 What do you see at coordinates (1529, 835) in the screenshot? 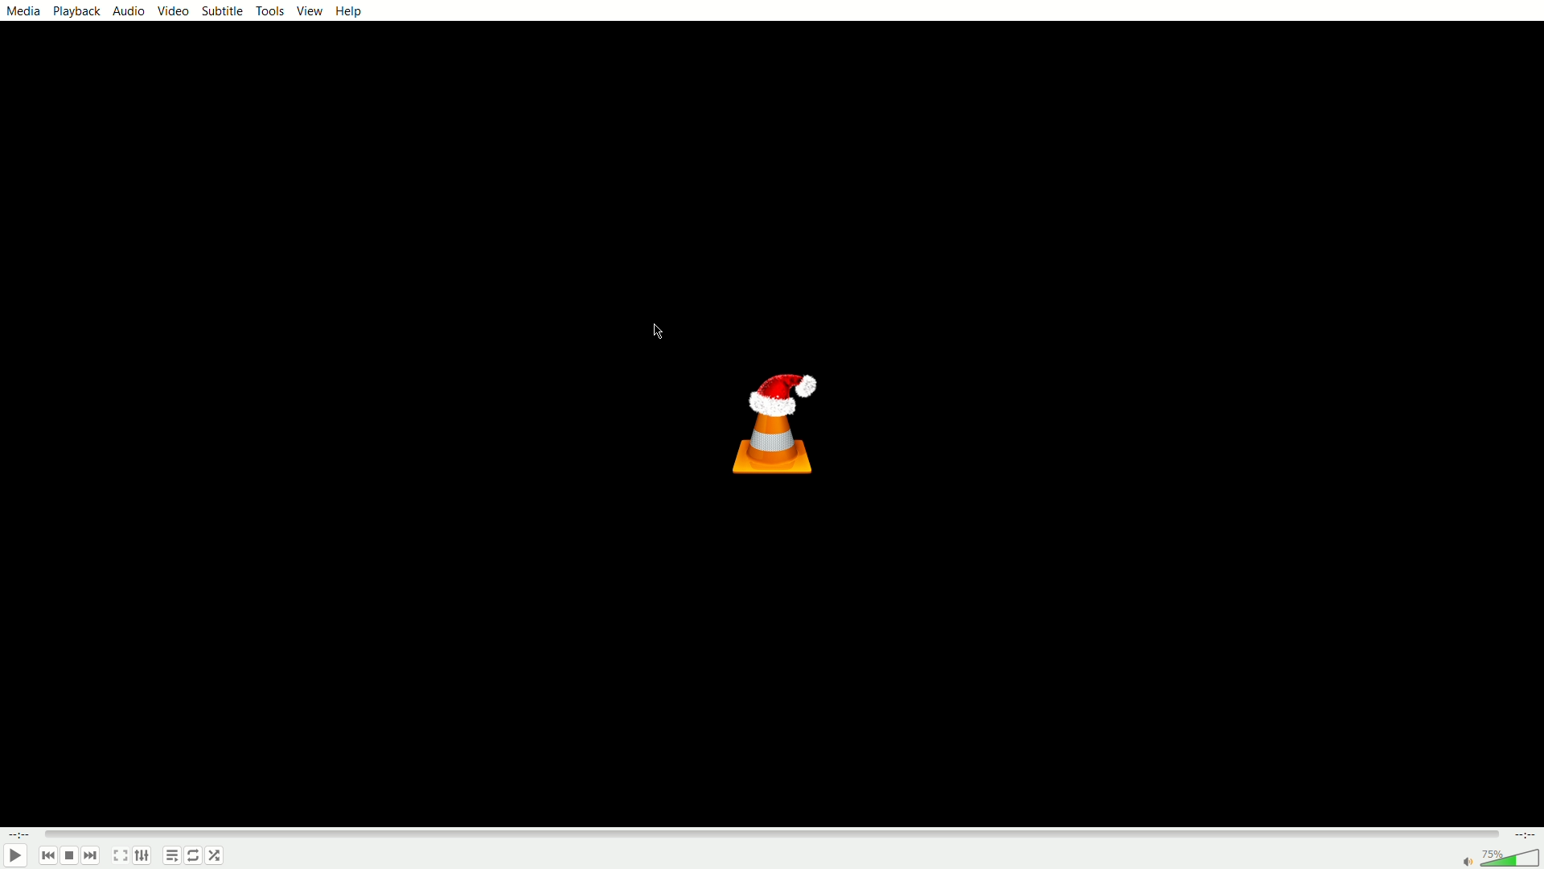
I see `total time` at bounding box center [1529, 835].